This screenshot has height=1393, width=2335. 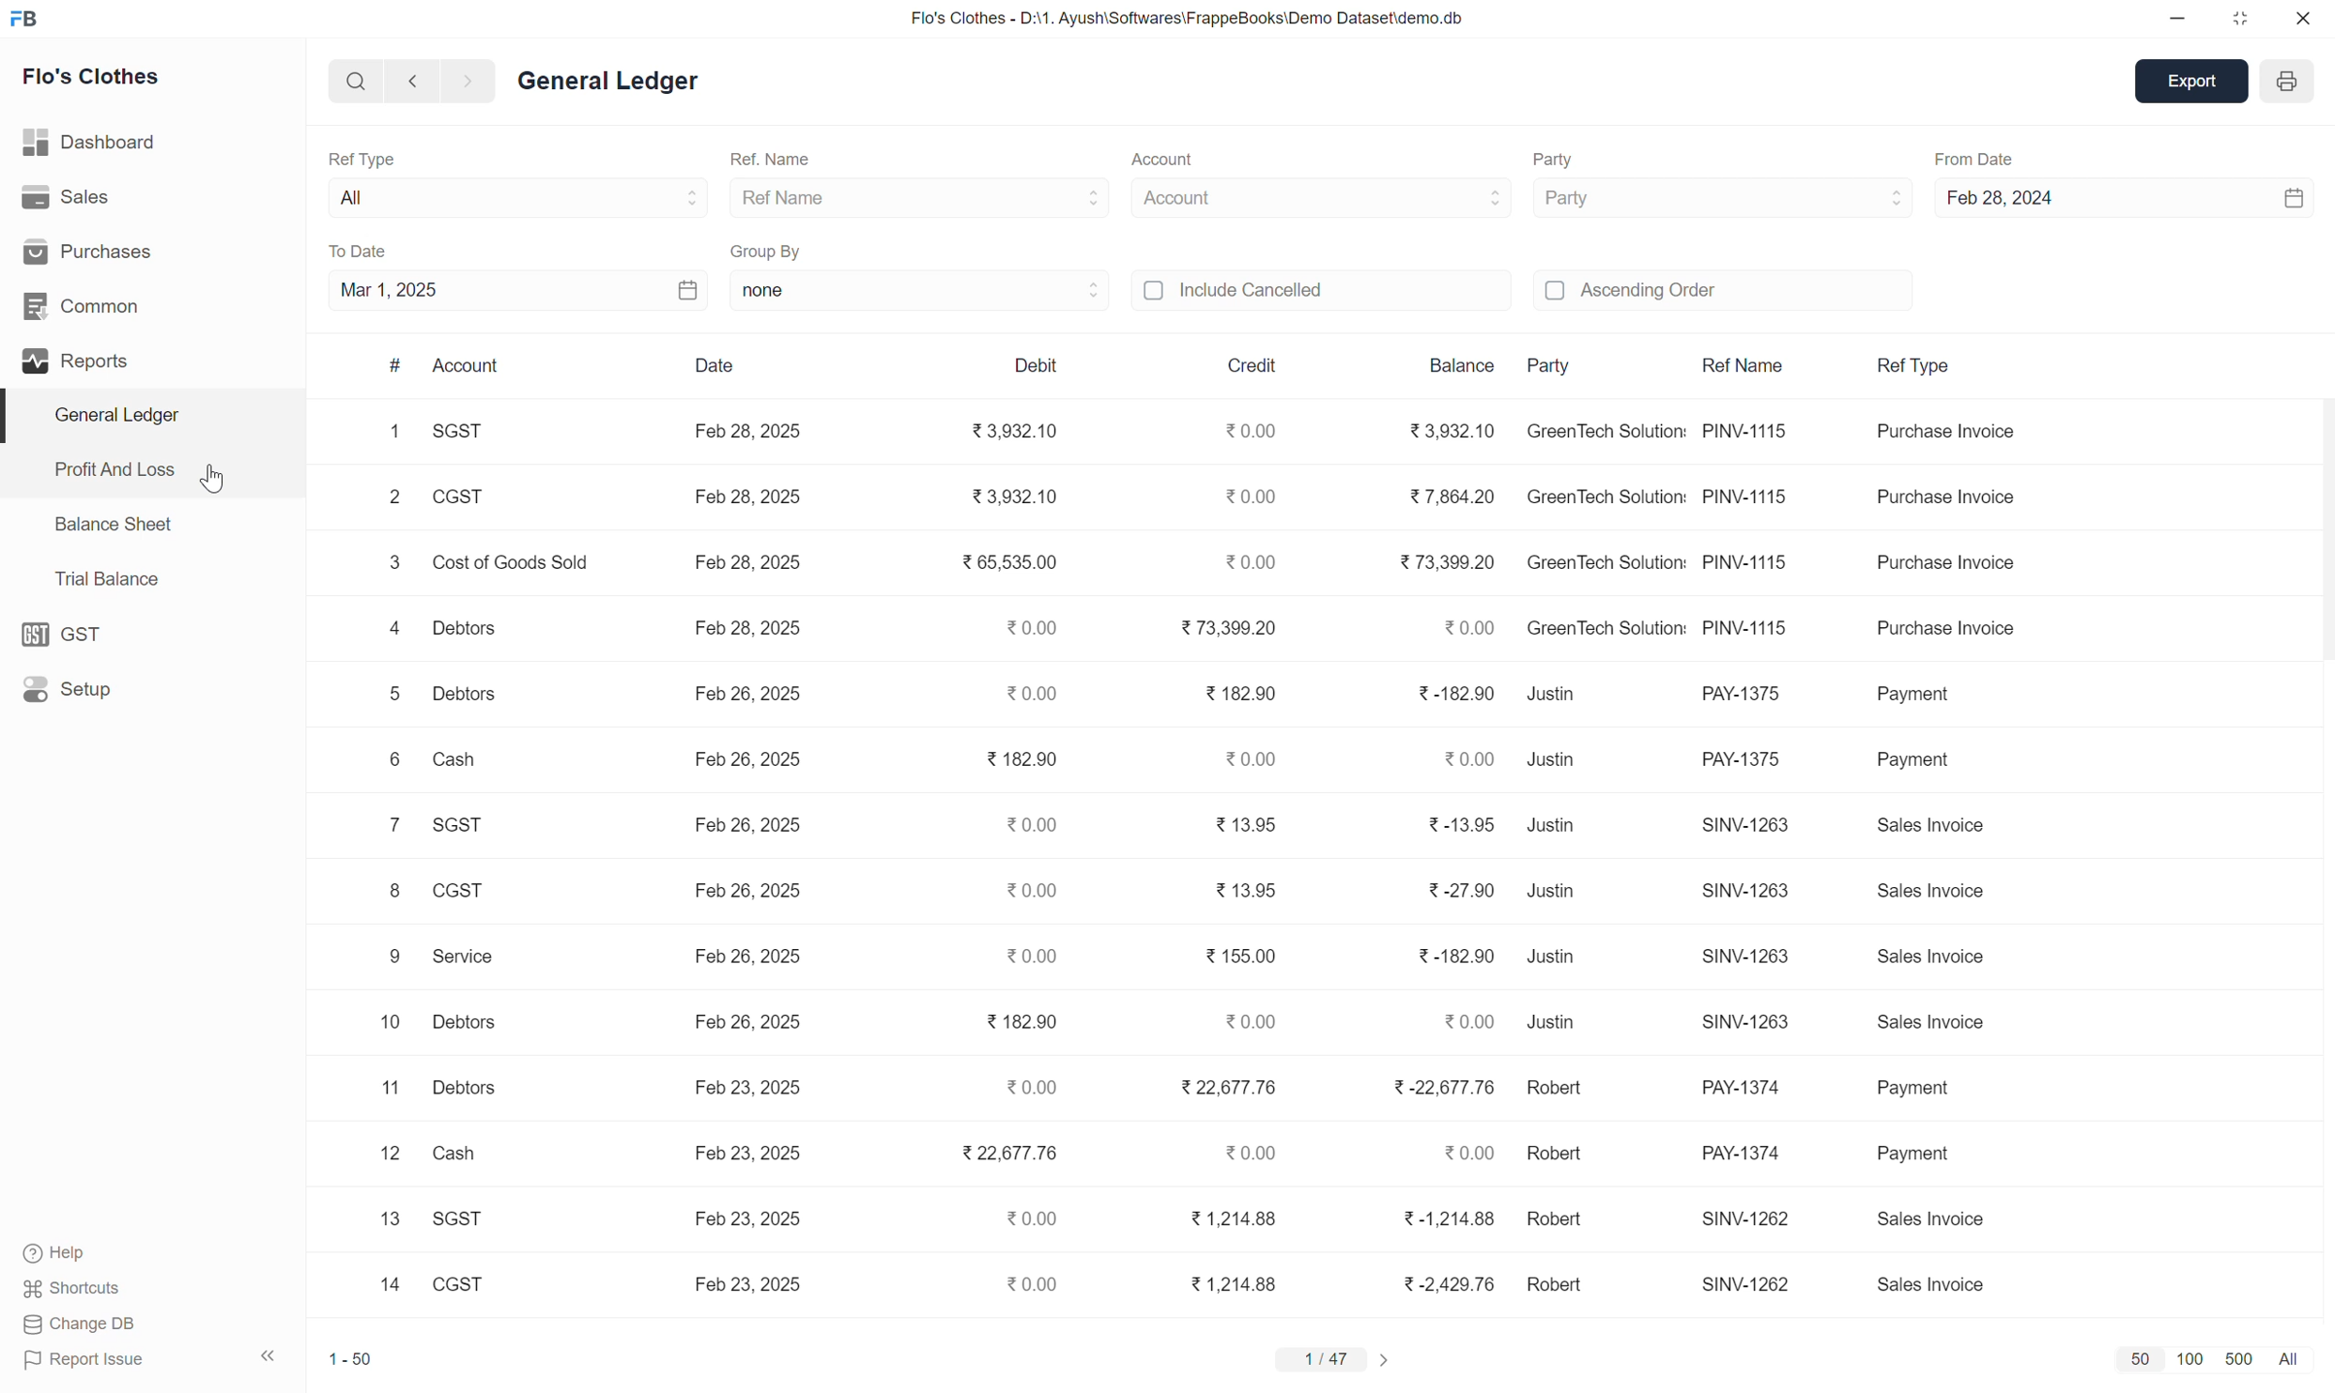 I want to click on Purchase Invoice, so click(x=1943, y=635).